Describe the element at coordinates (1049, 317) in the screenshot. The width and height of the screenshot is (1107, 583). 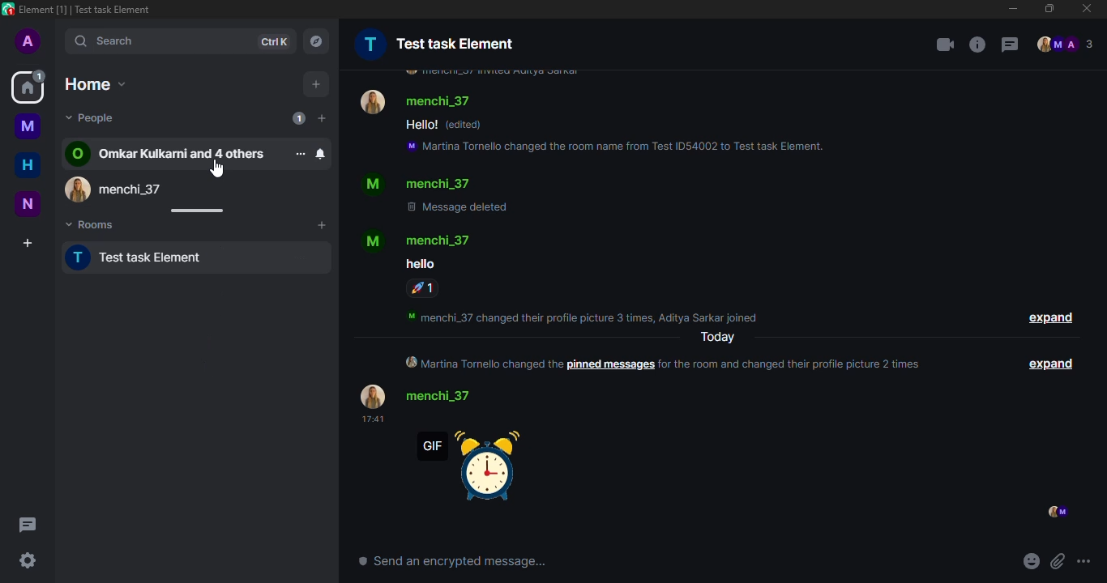
I see `expand` at that location.